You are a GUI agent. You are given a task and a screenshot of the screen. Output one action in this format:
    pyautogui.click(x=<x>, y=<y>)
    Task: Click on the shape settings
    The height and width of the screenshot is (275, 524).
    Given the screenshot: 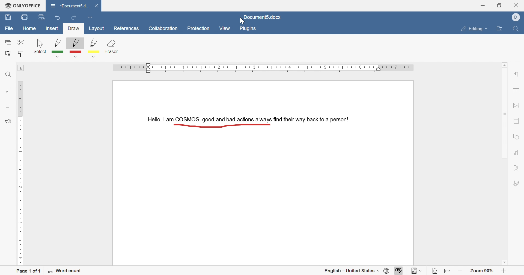 What is the action you would take?
    pyautogui.click(x=517, y=136)
    